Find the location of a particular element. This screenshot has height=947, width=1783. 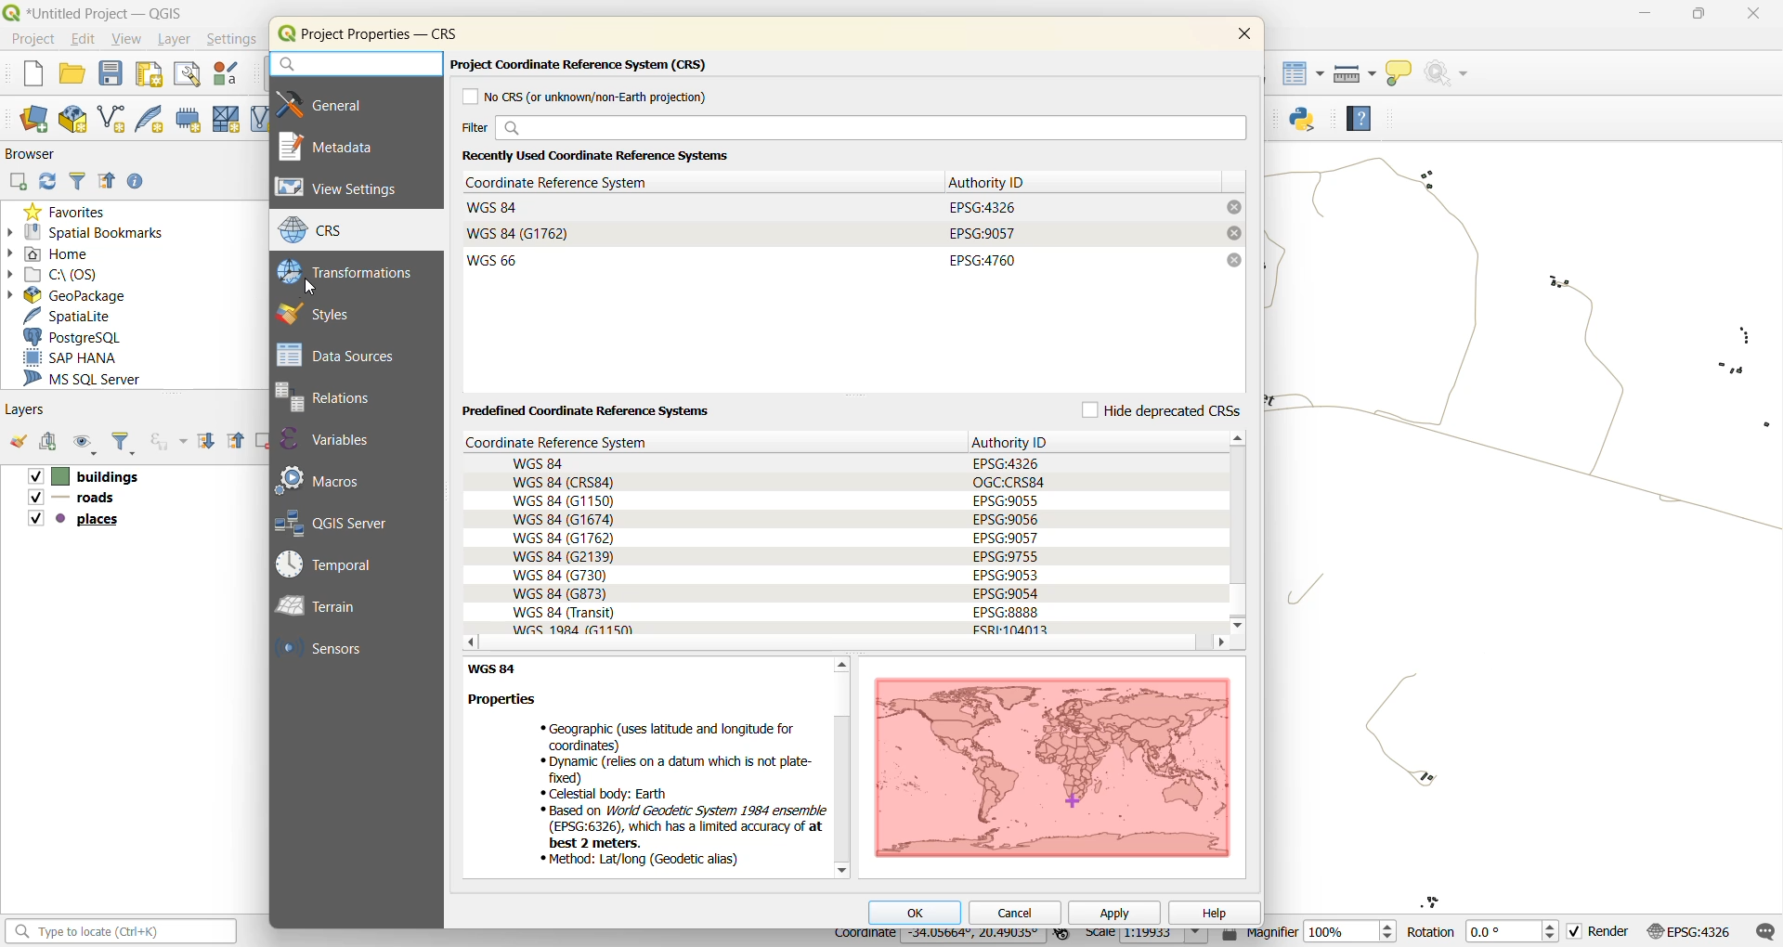

view settings is located at coordinates (346, 189).